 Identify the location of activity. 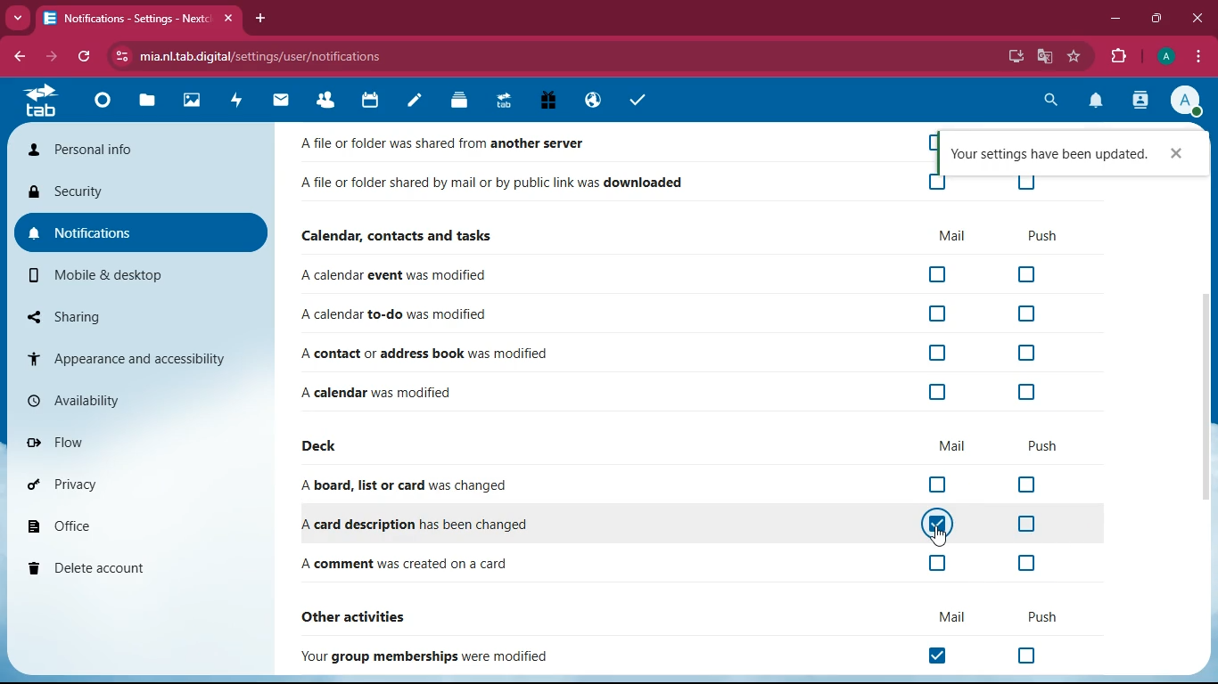
(1141, 100).